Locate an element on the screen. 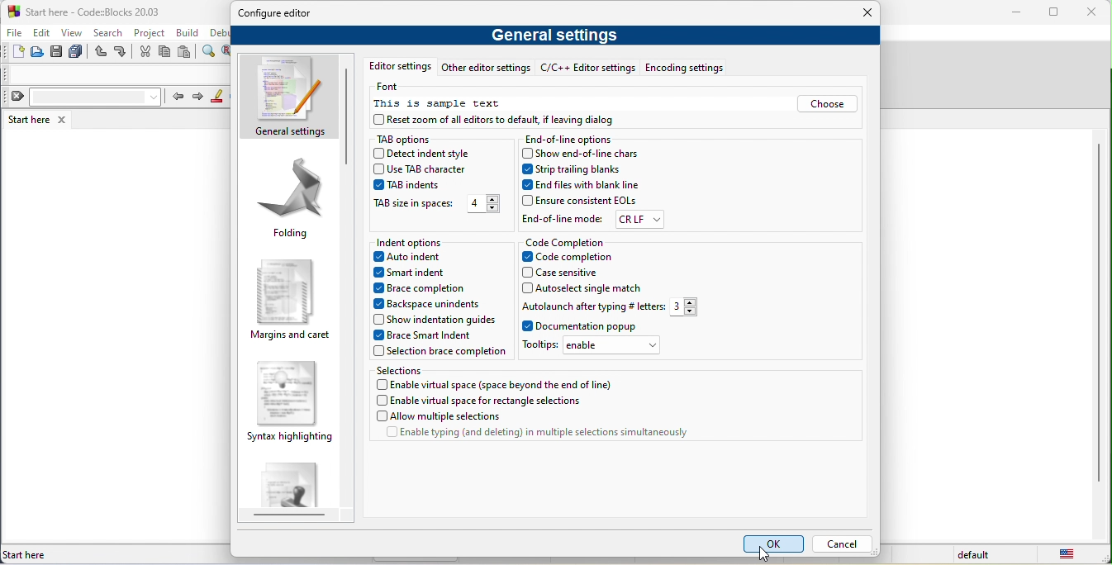  encoding setting is located at coordinates (683, 67).